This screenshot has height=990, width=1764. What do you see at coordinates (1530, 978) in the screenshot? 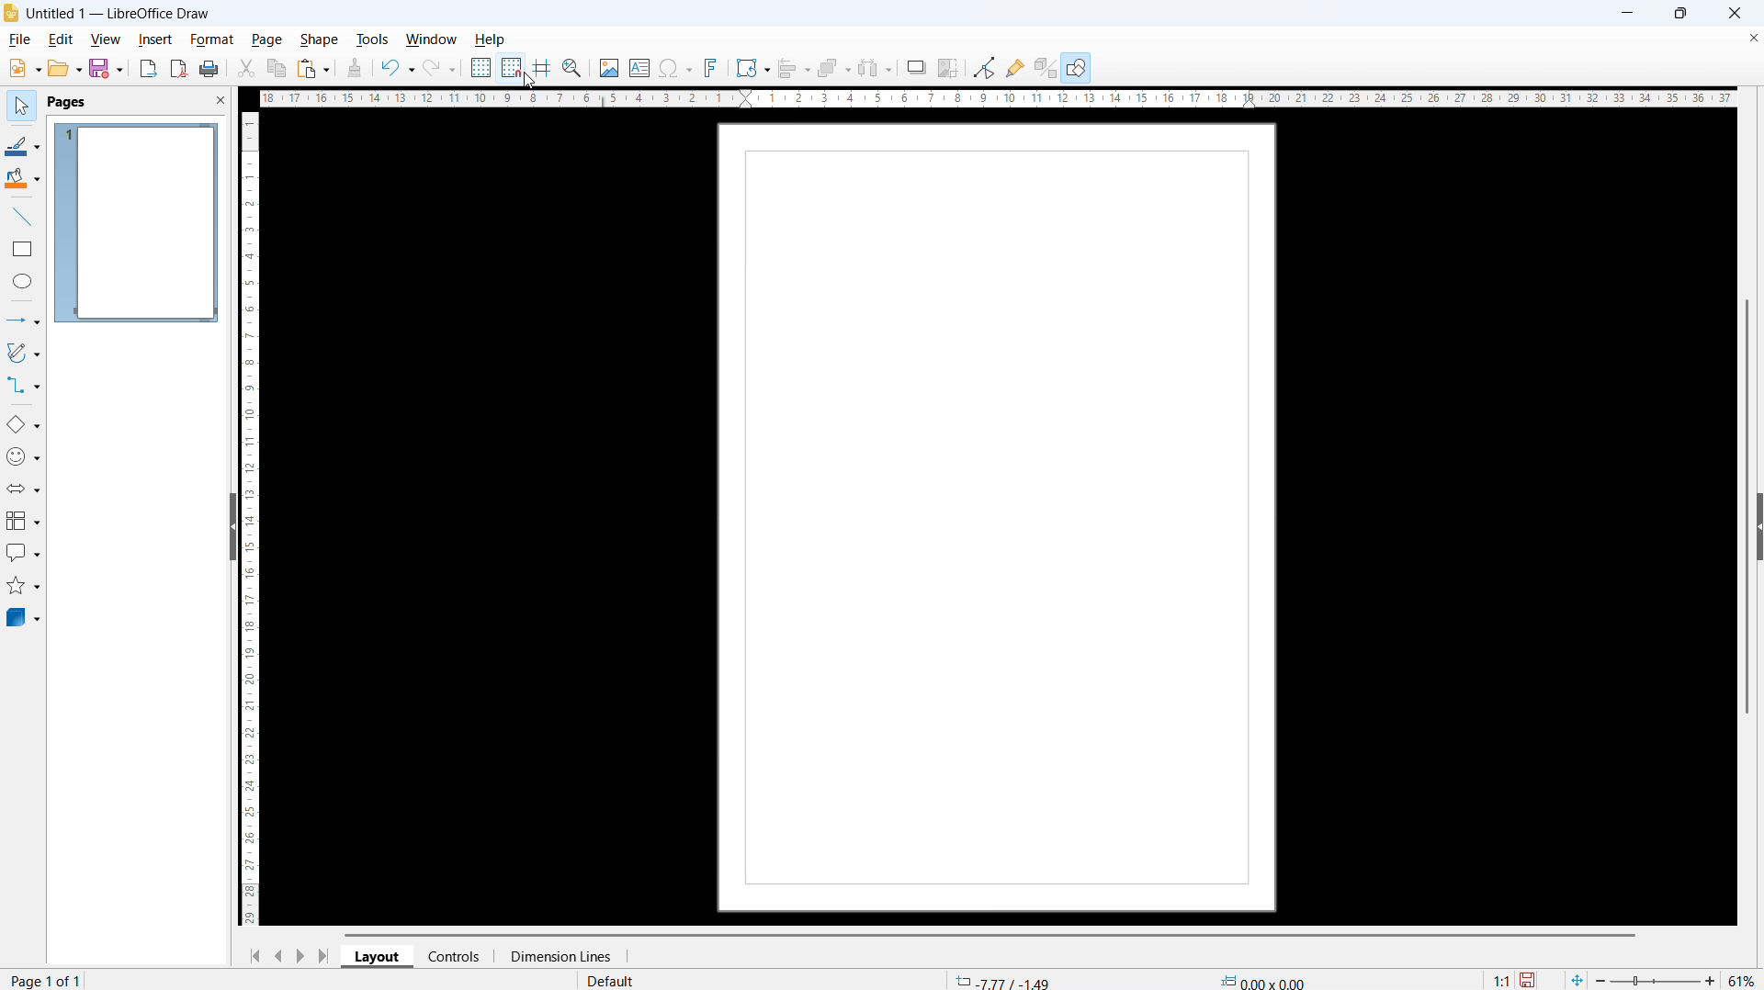
I see `save ` at bounding box center [1530, 978].